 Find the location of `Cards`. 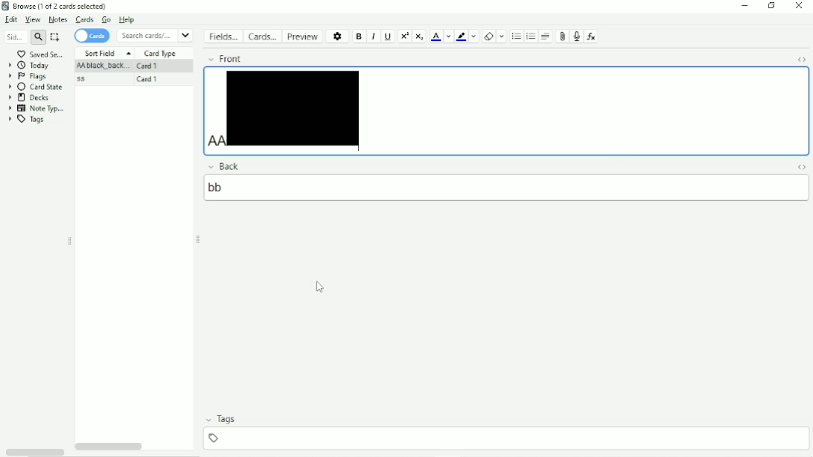

Cards is located at coordinates (83, 20).